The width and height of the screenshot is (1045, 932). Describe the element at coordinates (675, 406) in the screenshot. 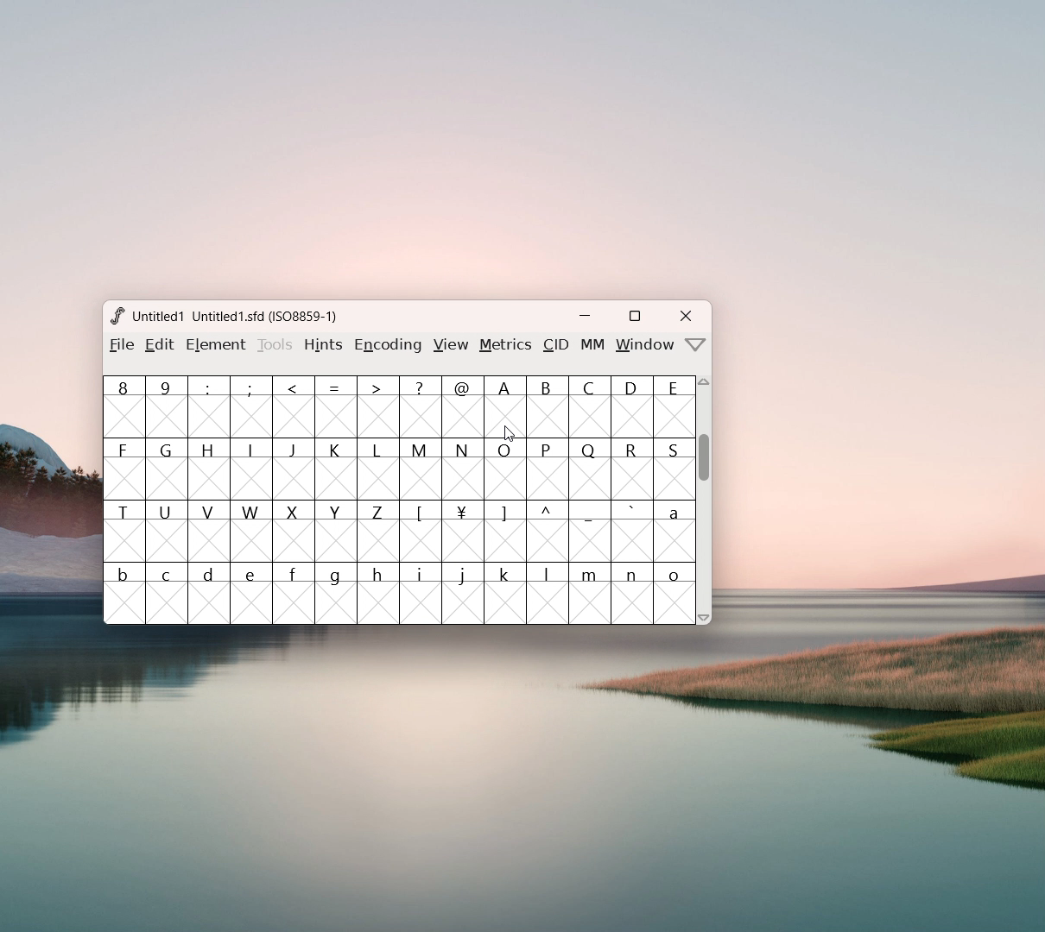

I see `E` at that location.